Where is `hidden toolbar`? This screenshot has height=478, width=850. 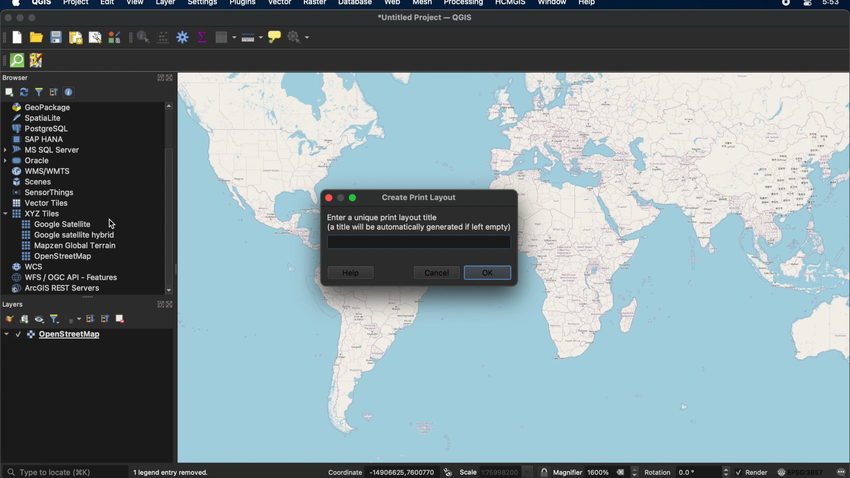 hidden toolbar is located at coordinates (5, 61).